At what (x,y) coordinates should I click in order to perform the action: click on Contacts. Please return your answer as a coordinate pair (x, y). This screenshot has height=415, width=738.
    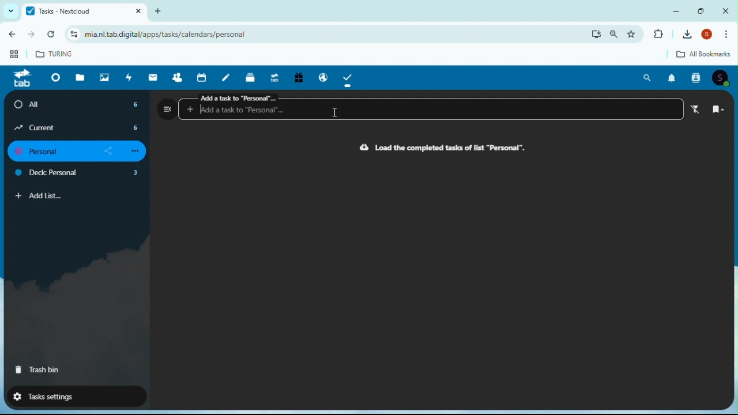
    Looking at the image, I should click on (697, 78).